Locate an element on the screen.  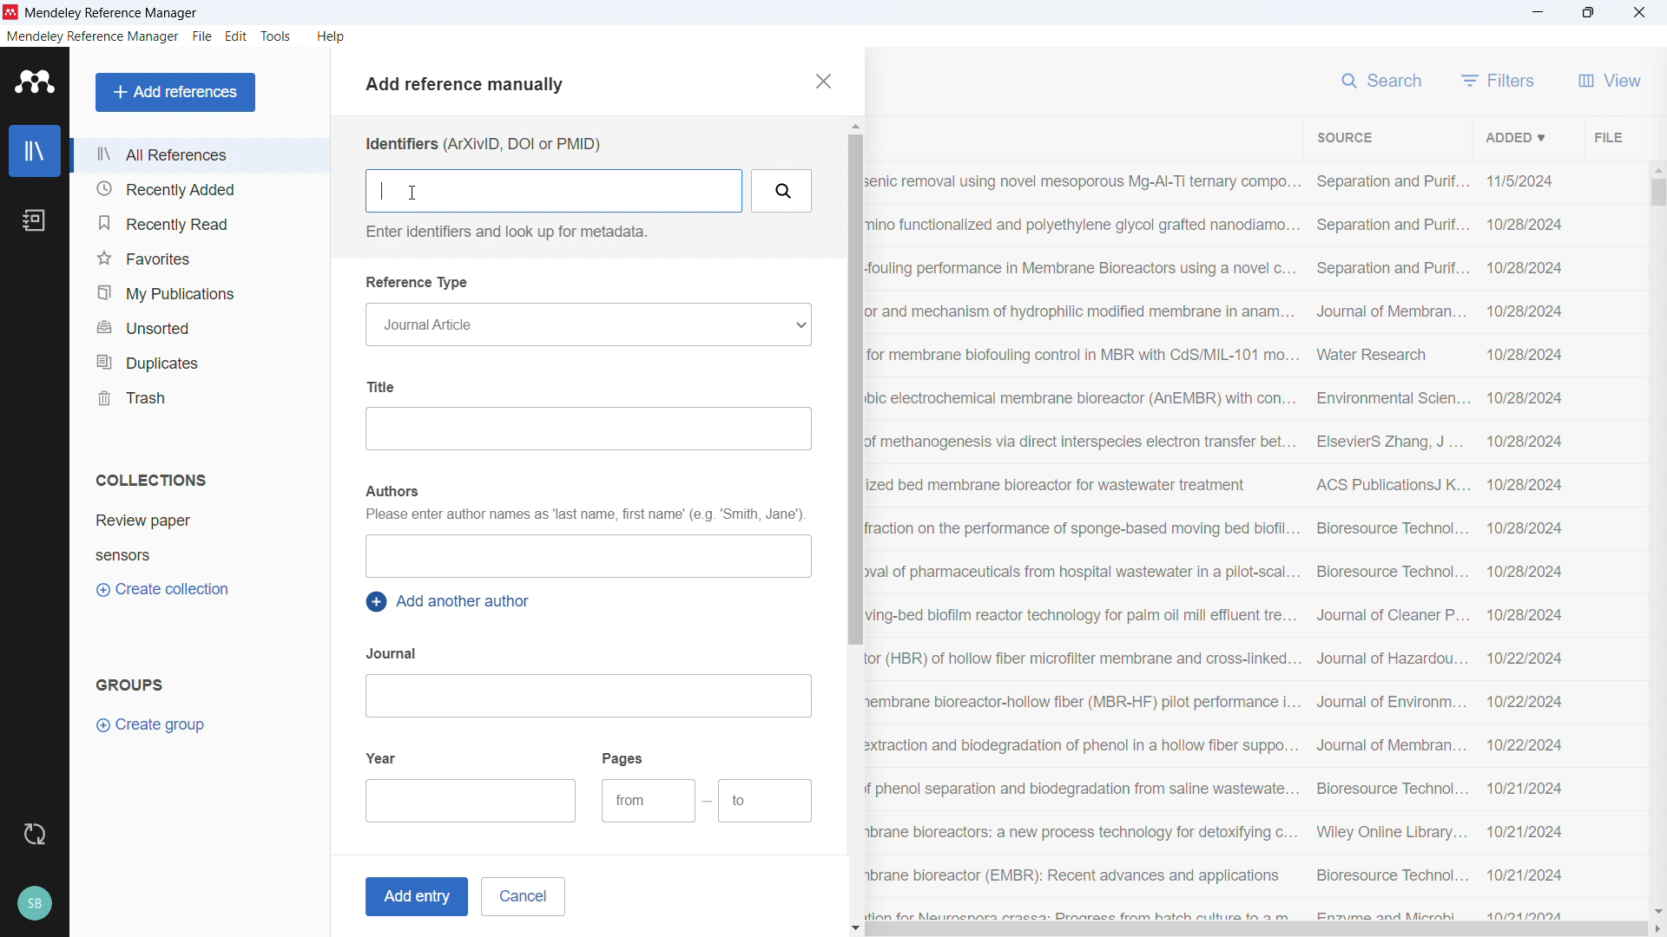
help  is located at coordinates (332, 36).